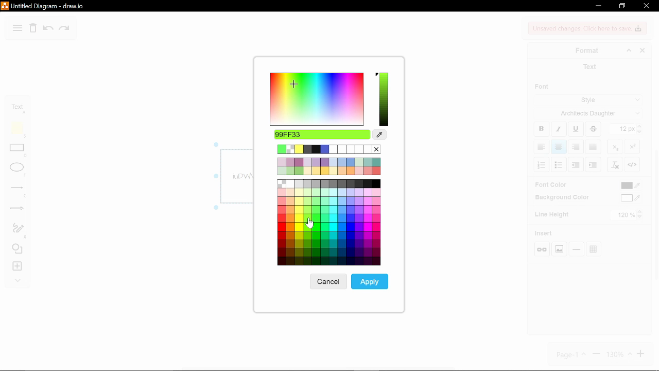 This screenshot has width=659, height=371. I want to click on 130%, so click(617, 356).